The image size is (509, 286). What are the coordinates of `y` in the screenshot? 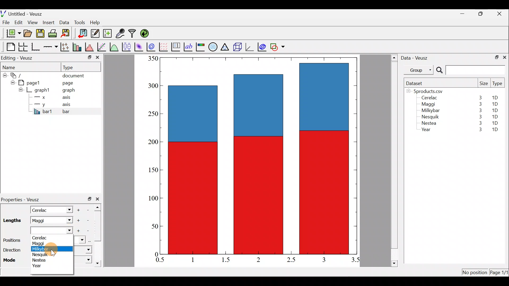 It's located at (40, 104).